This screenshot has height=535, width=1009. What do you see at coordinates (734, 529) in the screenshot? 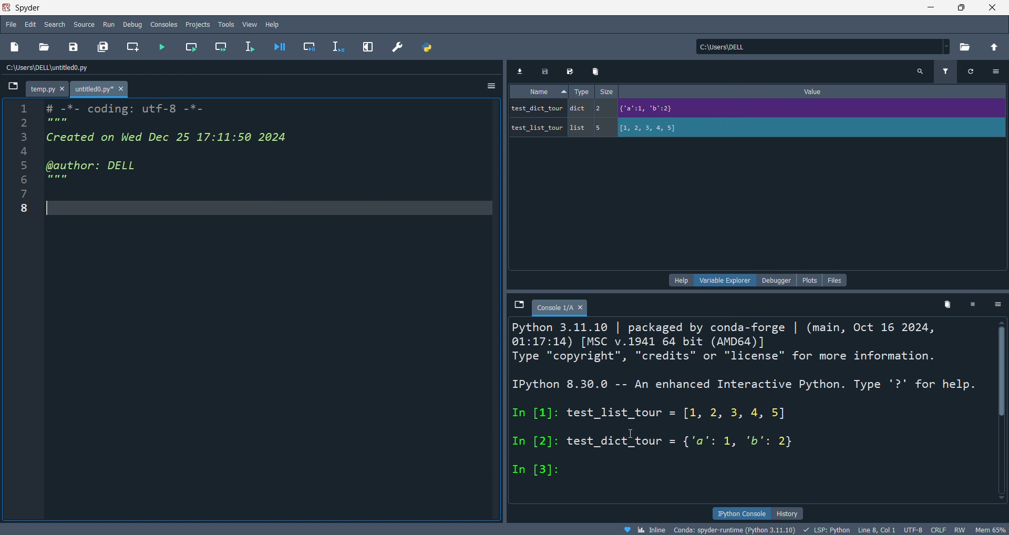
I see `Conda: spyder-runtime (Python 3.11.10)` at bounding box center [734, 529].